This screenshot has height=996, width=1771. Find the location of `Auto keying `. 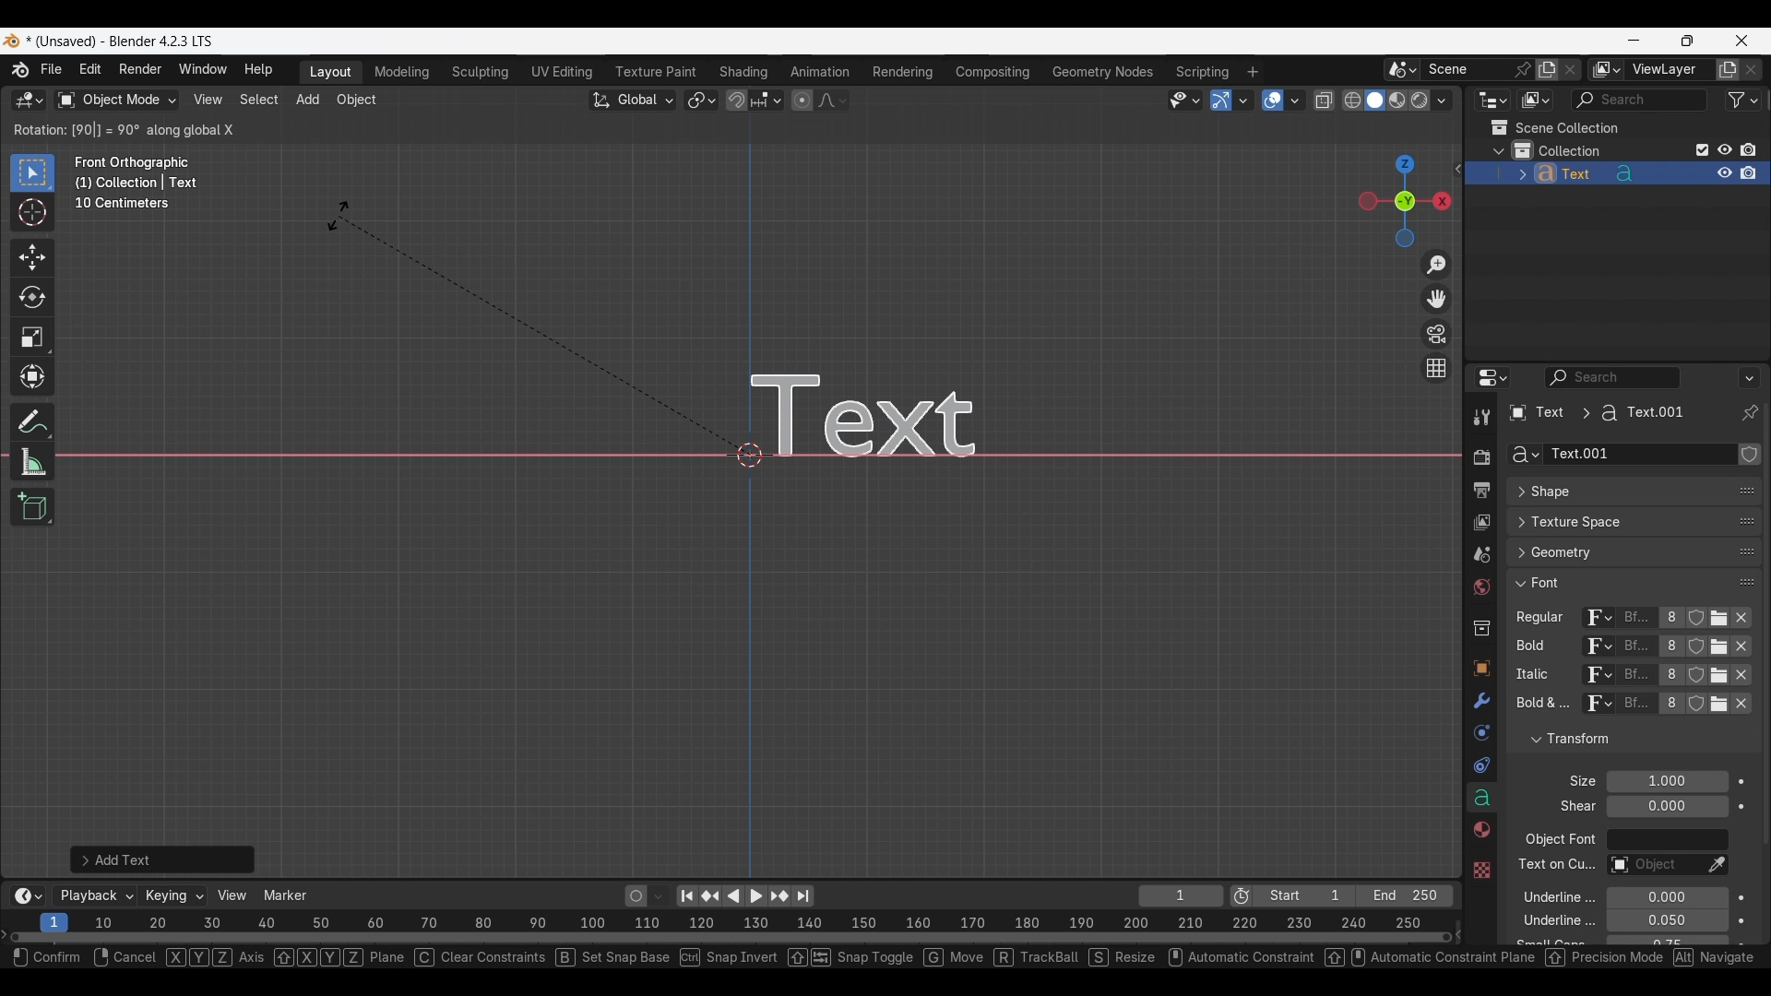

Auto keying  is located at coordinates (636, 896).